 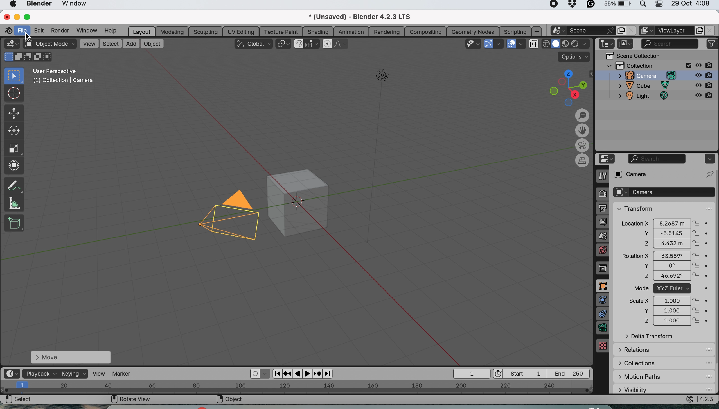 I want to click on collection, so click(x=649, y=65).